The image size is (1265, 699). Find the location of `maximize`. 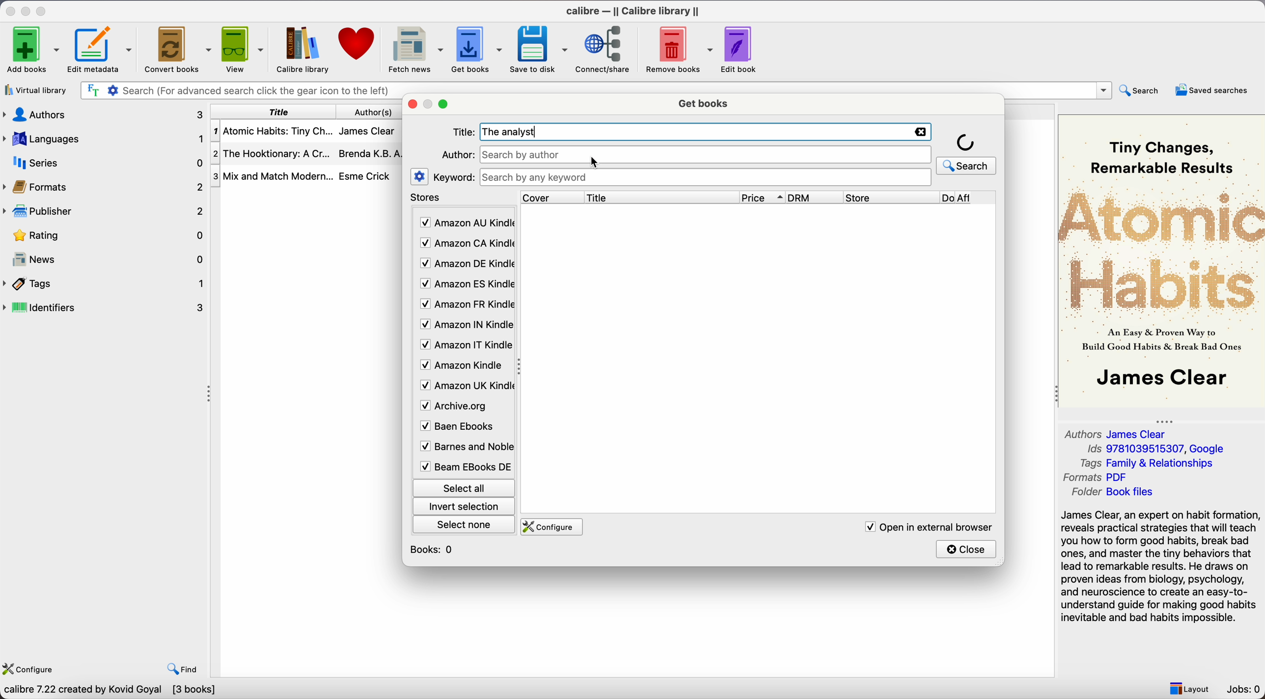

maximize is located at coordinates (43, 9).